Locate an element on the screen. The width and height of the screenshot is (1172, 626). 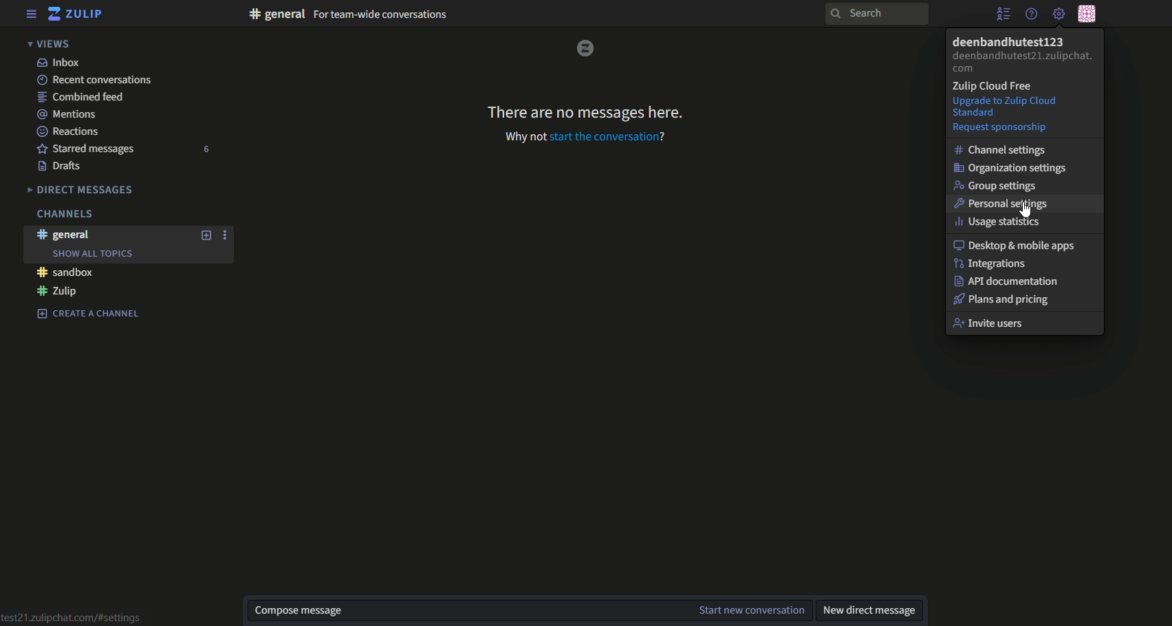
Direct messages is located at coordinates (83, 190).